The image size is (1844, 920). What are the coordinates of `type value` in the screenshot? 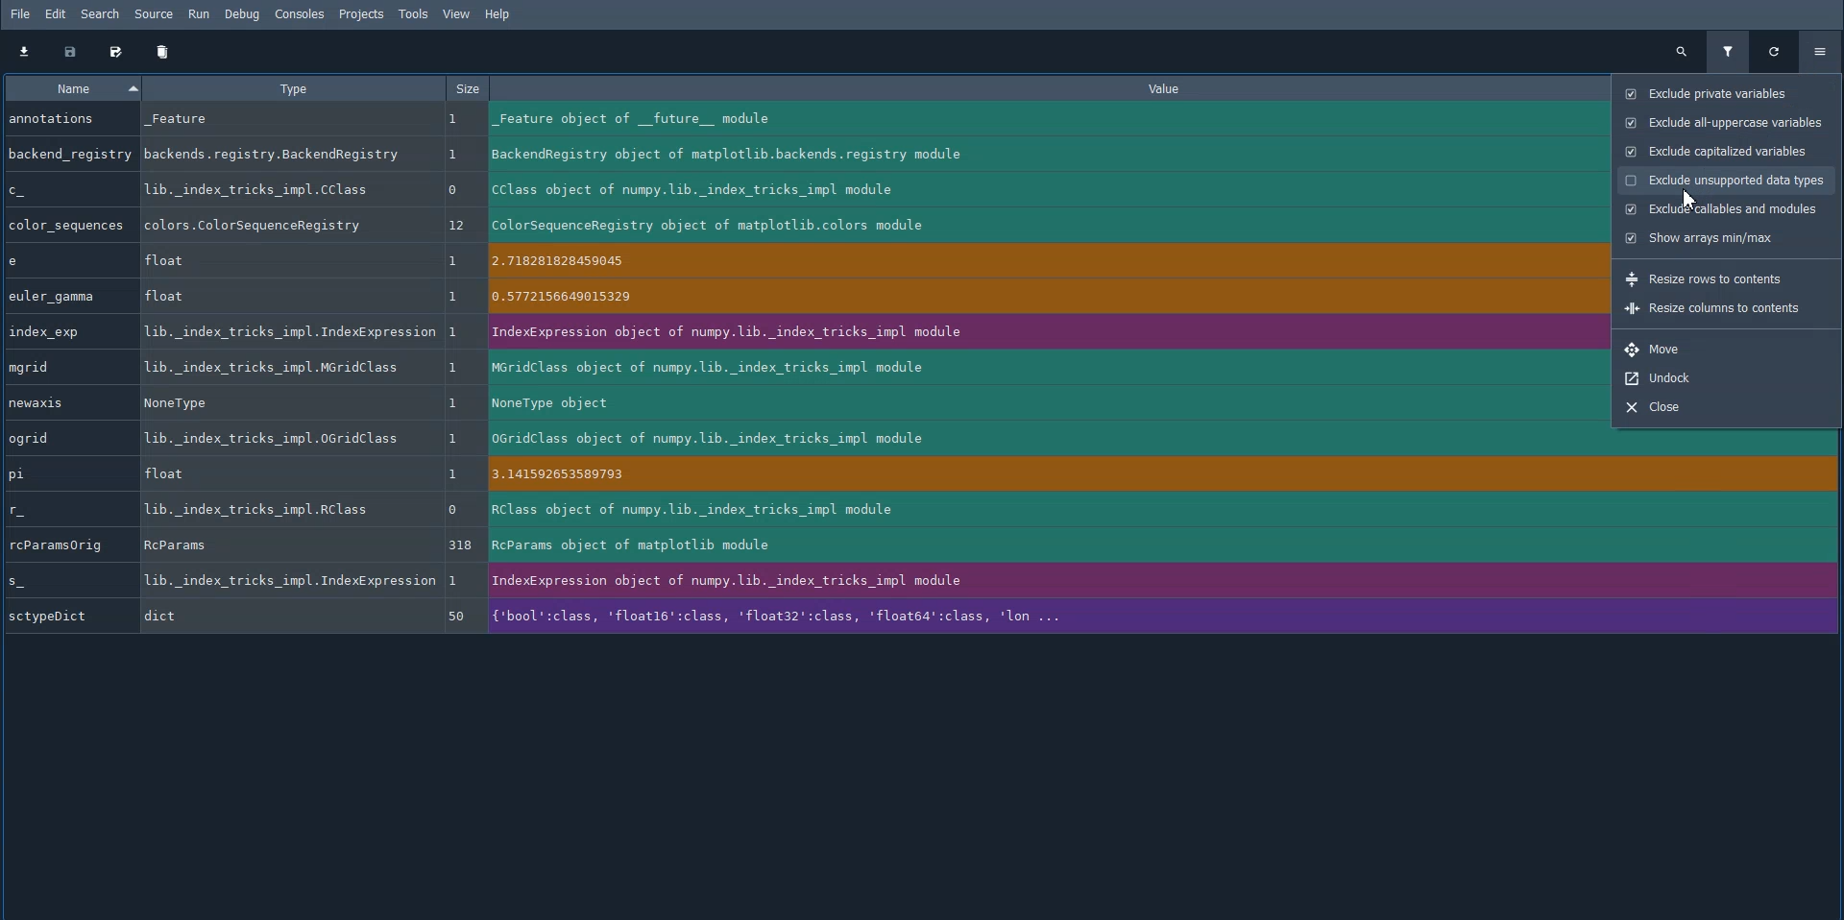 It's located at (285, 545).